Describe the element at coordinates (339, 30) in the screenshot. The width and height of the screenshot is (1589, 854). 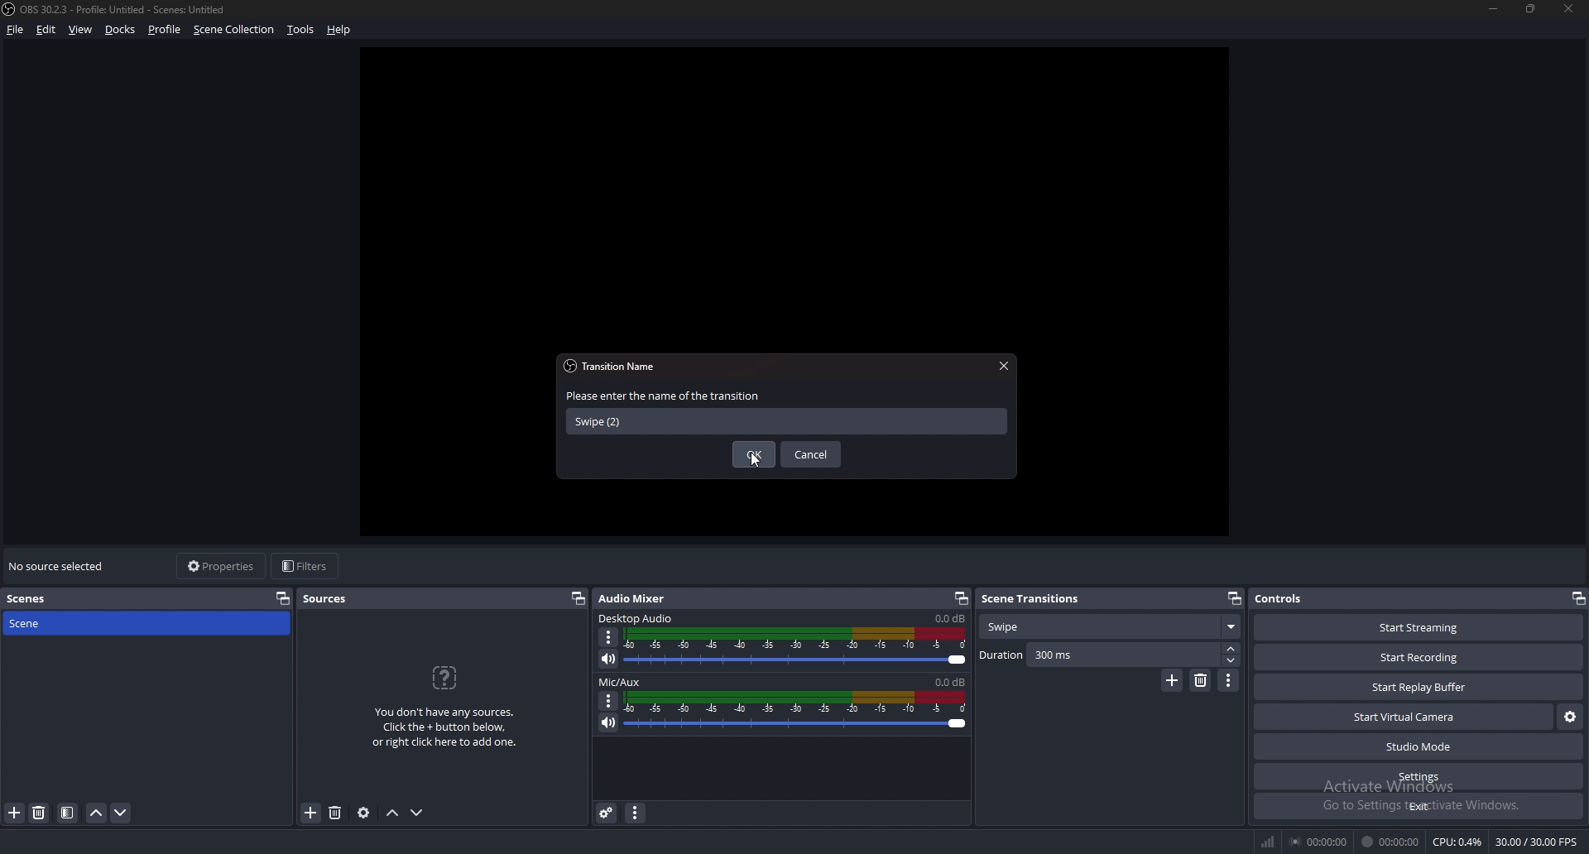
I see `help` at that location.